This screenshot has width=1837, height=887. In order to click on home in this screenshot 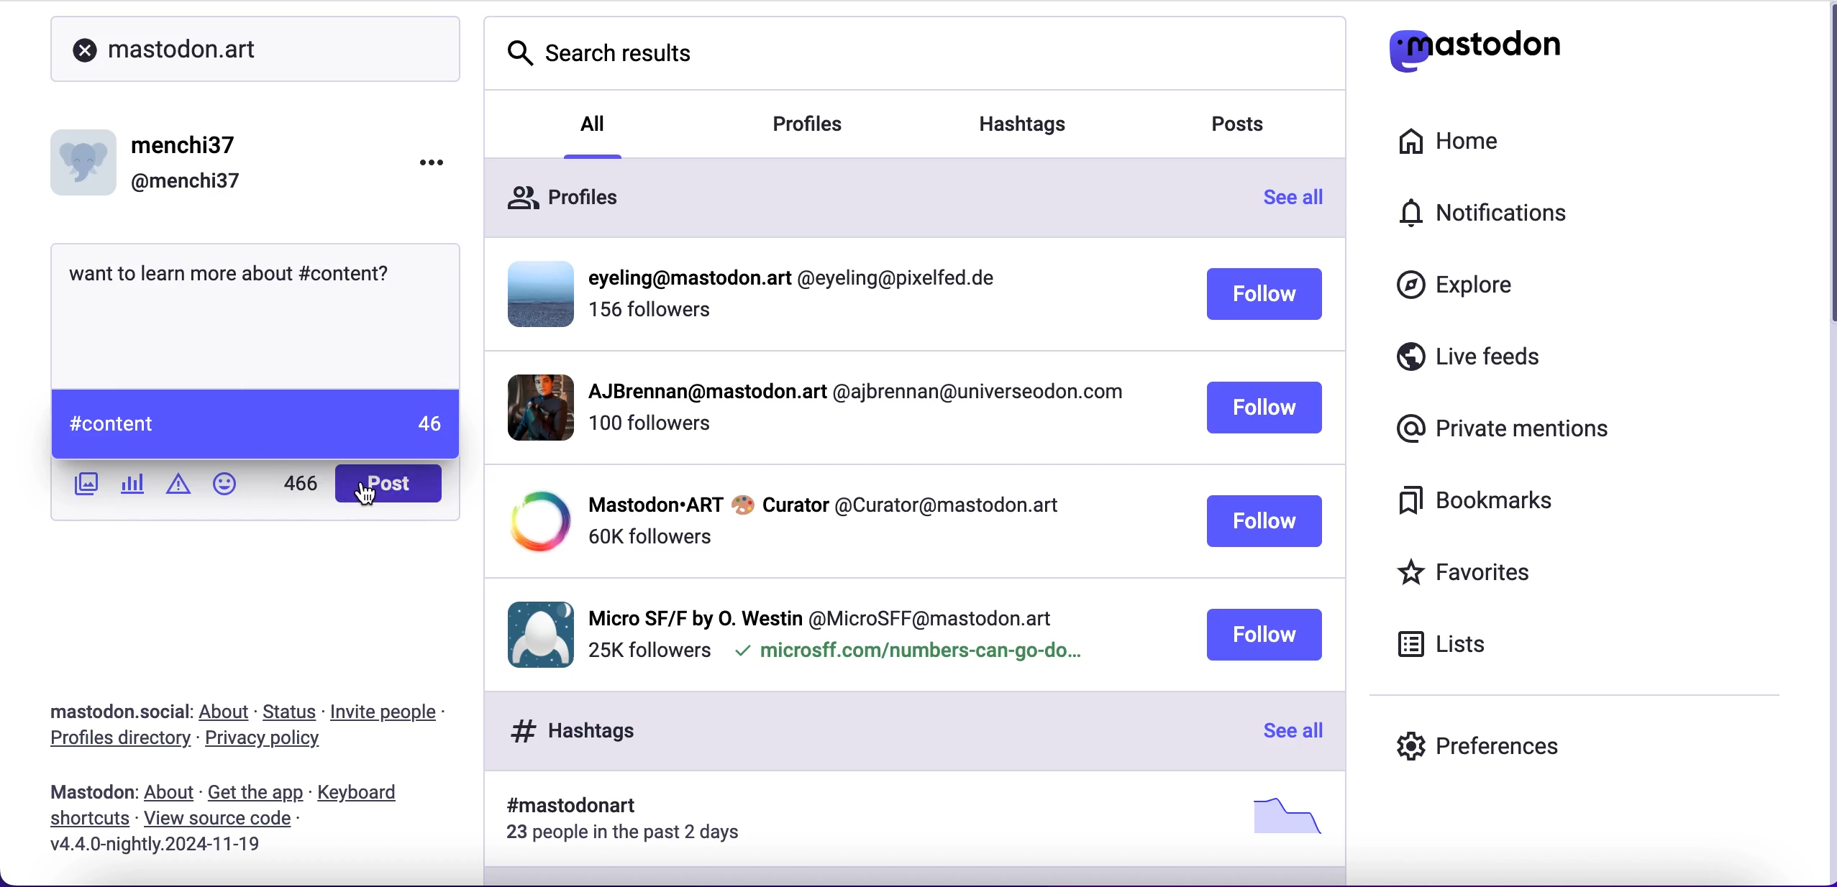, I will do `click(1467, 142)`.